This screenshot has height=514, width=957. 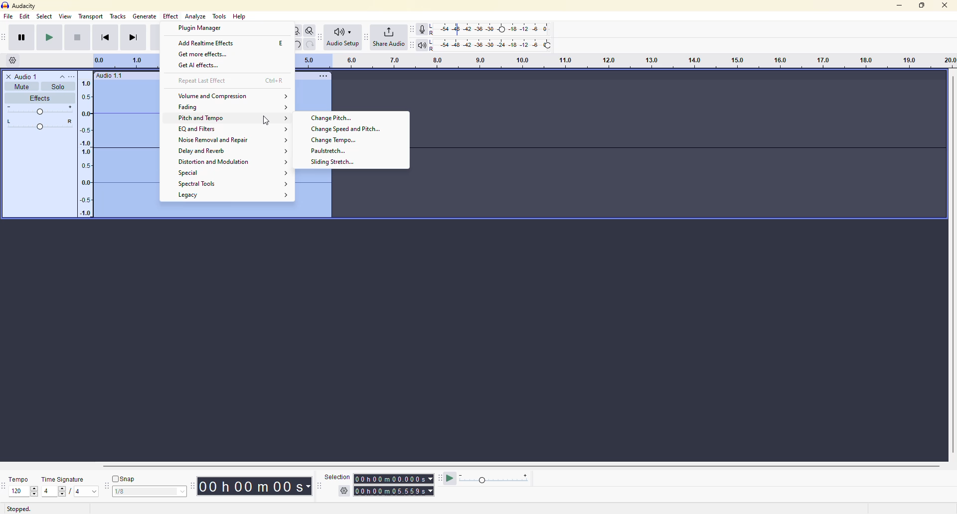 What do you see at coordinates (129, 493) in the screenshot?
I see `1/8` at bounding box center [129, 493].